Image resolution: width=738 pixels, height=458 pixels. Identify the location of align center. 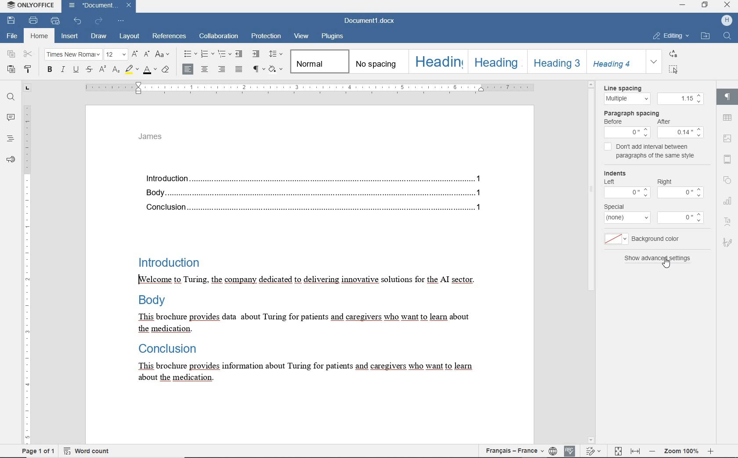
(206, 69).